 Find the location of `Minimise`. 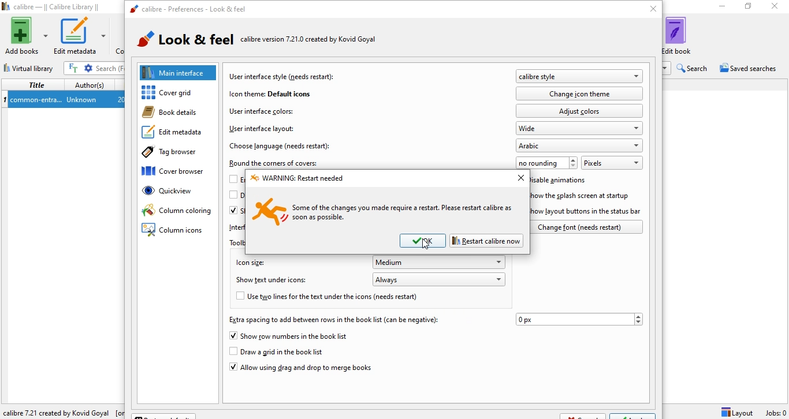

Minimise is located at coordinates (719, 7).